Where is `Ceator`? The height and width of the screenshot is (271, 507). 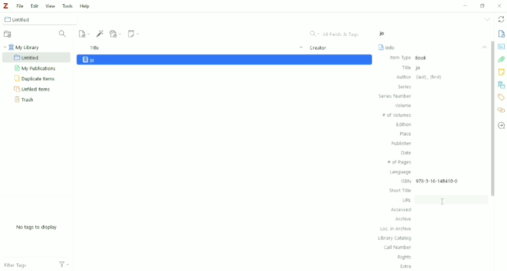 Ceator is located at coordinates (320, 47).